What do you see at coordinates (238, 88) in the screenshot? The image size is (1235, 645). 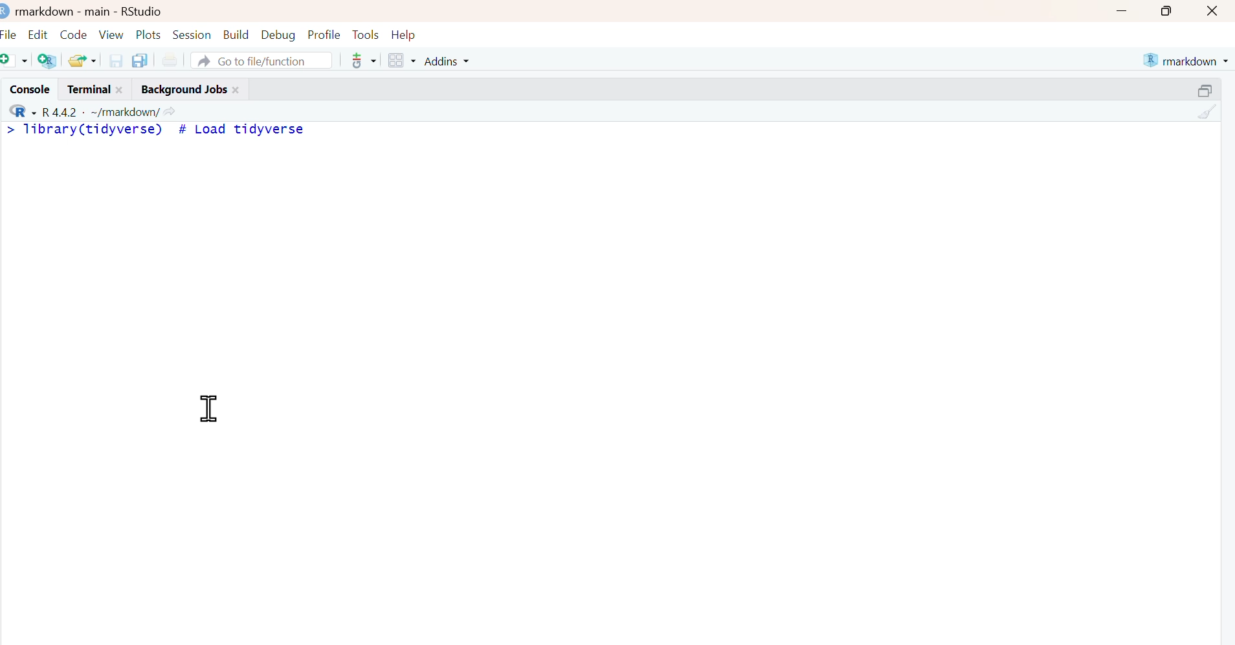 I see `close` at bounding box center [238, 88].